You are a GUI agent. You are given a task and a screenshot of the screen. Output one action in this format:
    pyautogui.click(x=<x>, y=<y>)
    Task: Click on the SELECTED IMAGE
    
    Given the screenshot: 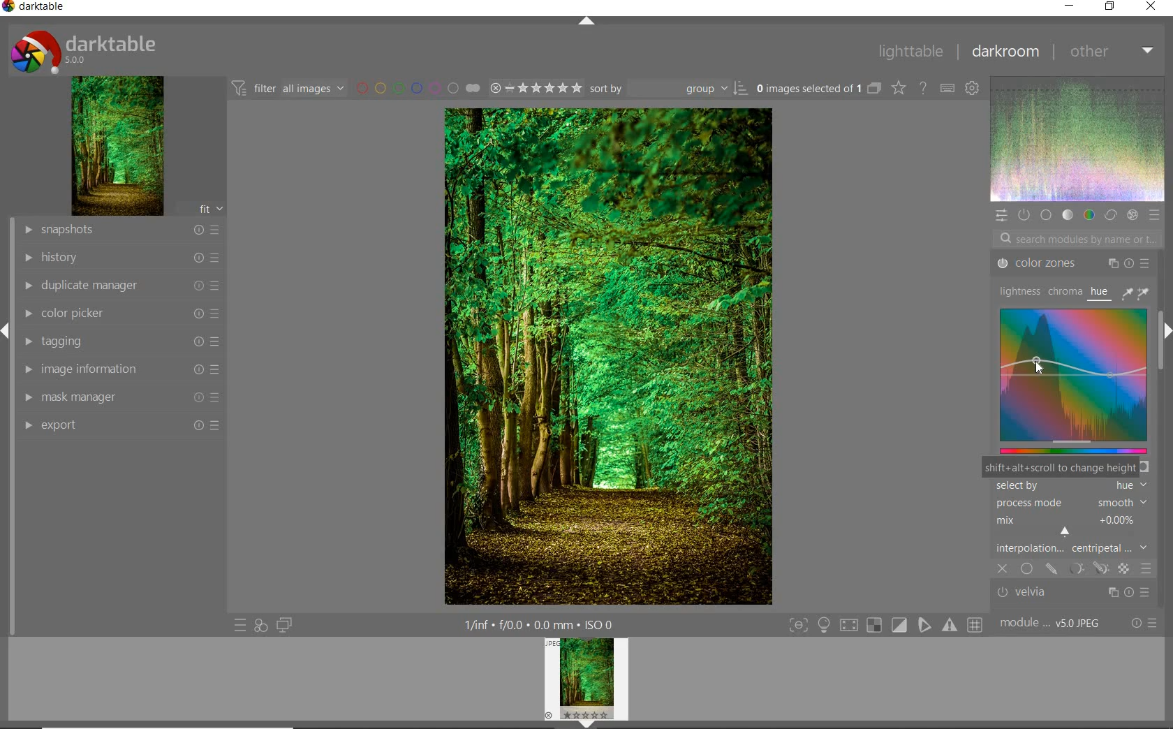 What is the action you would take?
    pyautogui.click(x=808, y=89)
    